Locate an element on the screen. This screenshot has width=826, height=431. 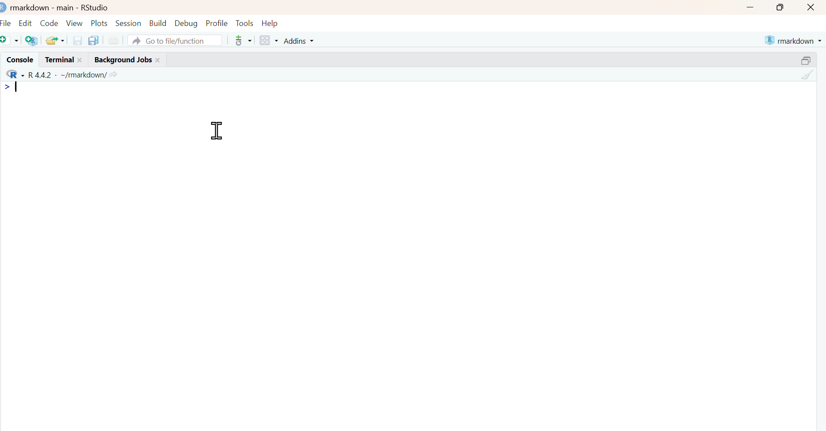
view current working directory is located at coordinates (114, 74).